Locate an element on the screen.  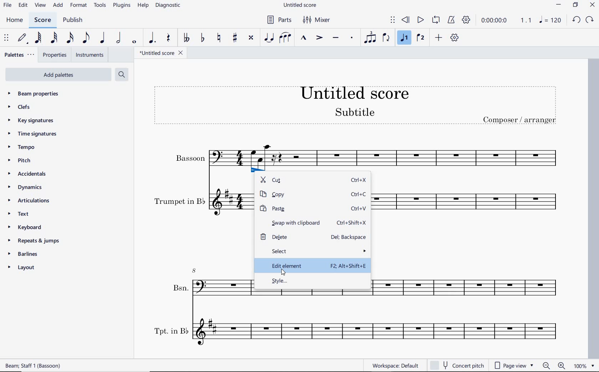
text is located at coordinates (20, 214).